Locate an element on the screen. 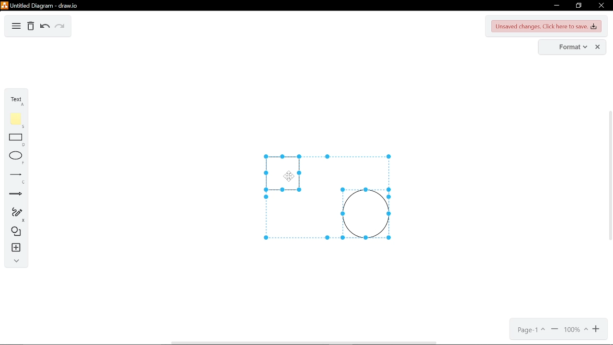 This screenshot has height=345, width=613. untitled duagram - draw.io is located at coordinates (44, 6).